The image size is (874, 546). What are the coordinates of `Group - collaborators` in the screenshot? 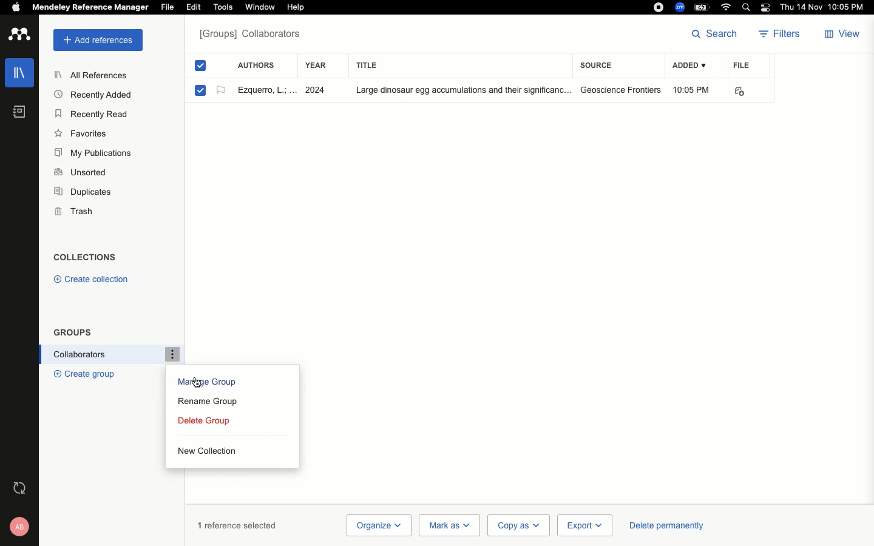 It's located at (253, 36).